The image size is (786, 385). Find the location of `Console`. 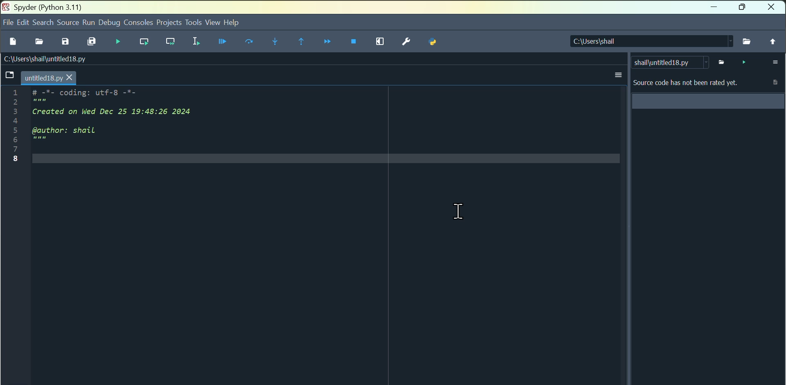

Console is located at coordinates (139, 22).